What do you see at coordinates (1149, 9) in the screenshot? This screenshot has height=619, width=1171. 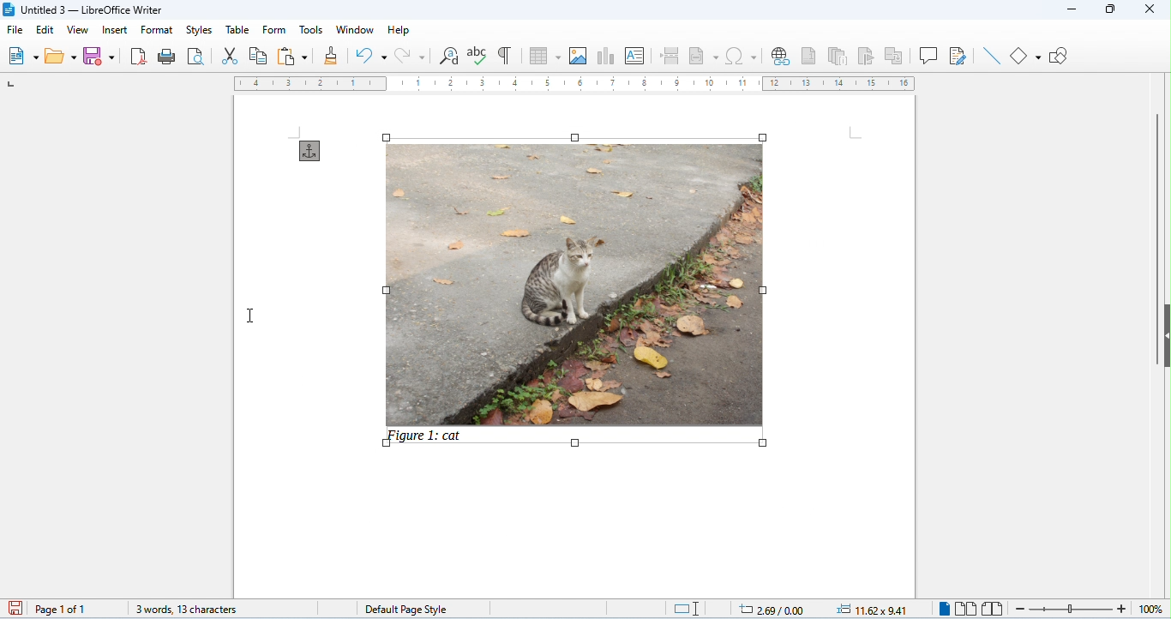 I see `close` at bounding box center [1149, 9].